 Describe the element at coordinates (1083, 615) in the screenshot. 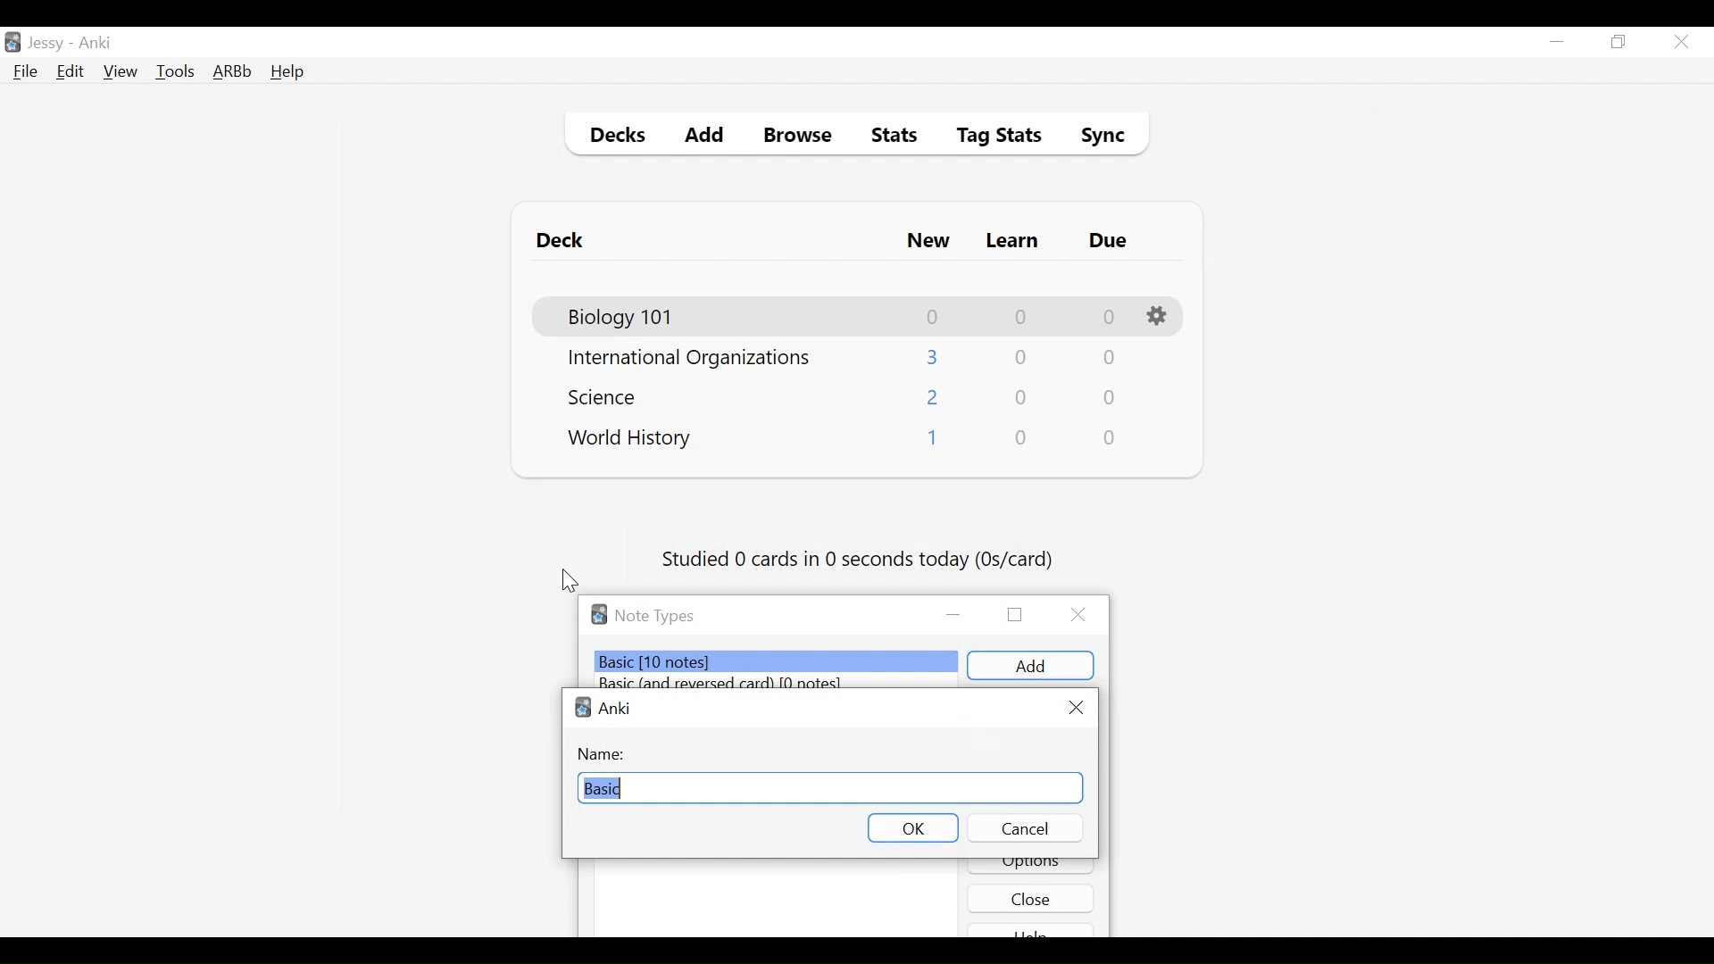

I see `Close` at that location.